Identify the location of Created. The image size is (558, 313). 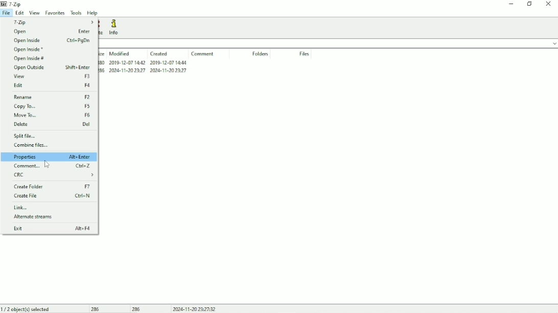
(159, 54).